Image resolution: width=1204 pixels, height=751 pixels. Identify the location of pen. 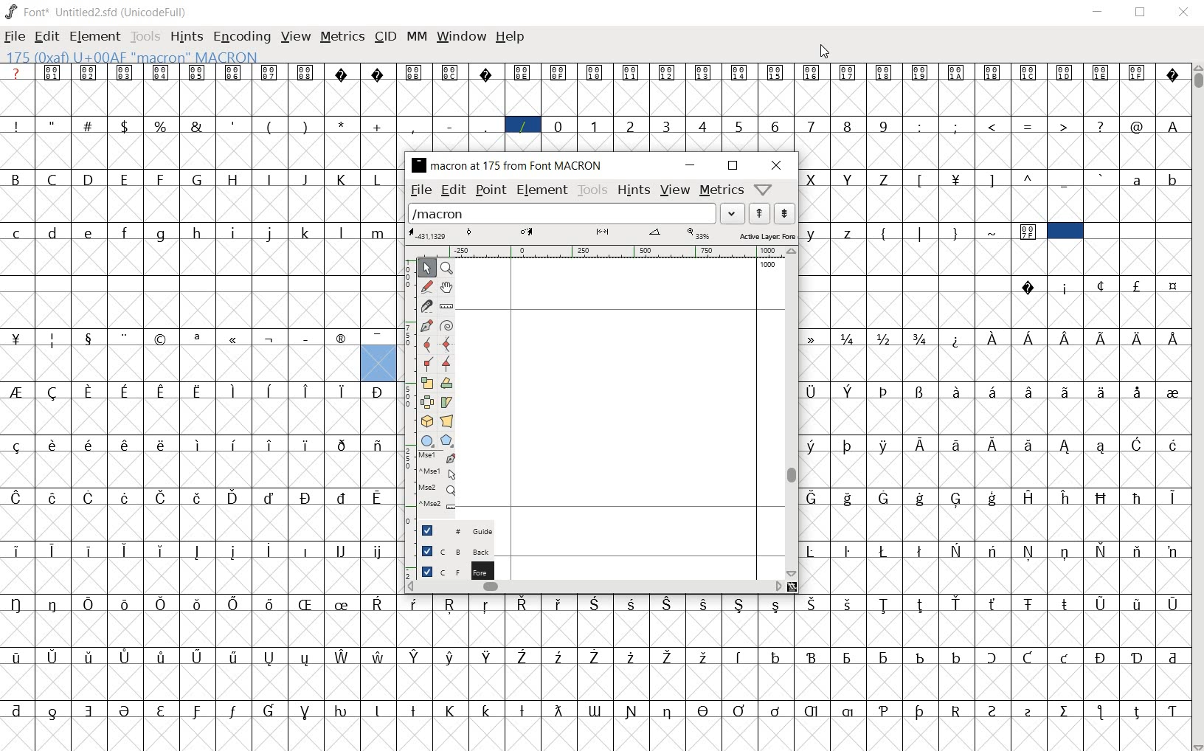
(426, 325).